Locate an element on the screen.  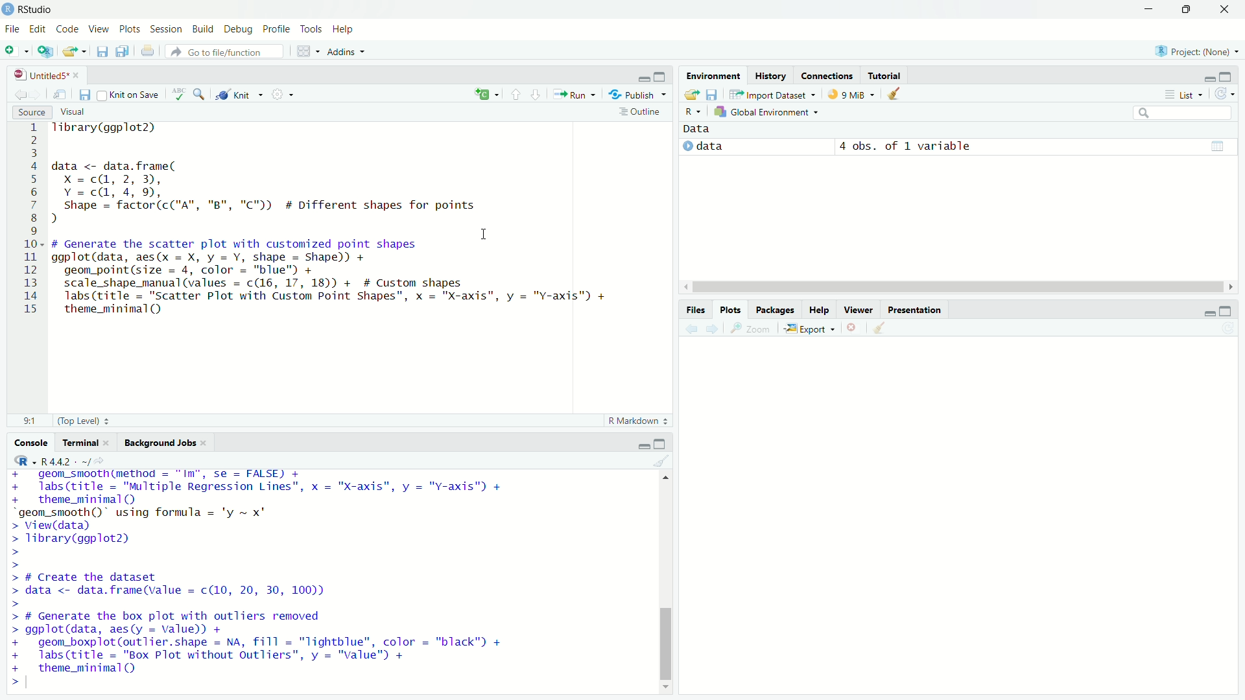
Console is located at coordinates (31, 443).